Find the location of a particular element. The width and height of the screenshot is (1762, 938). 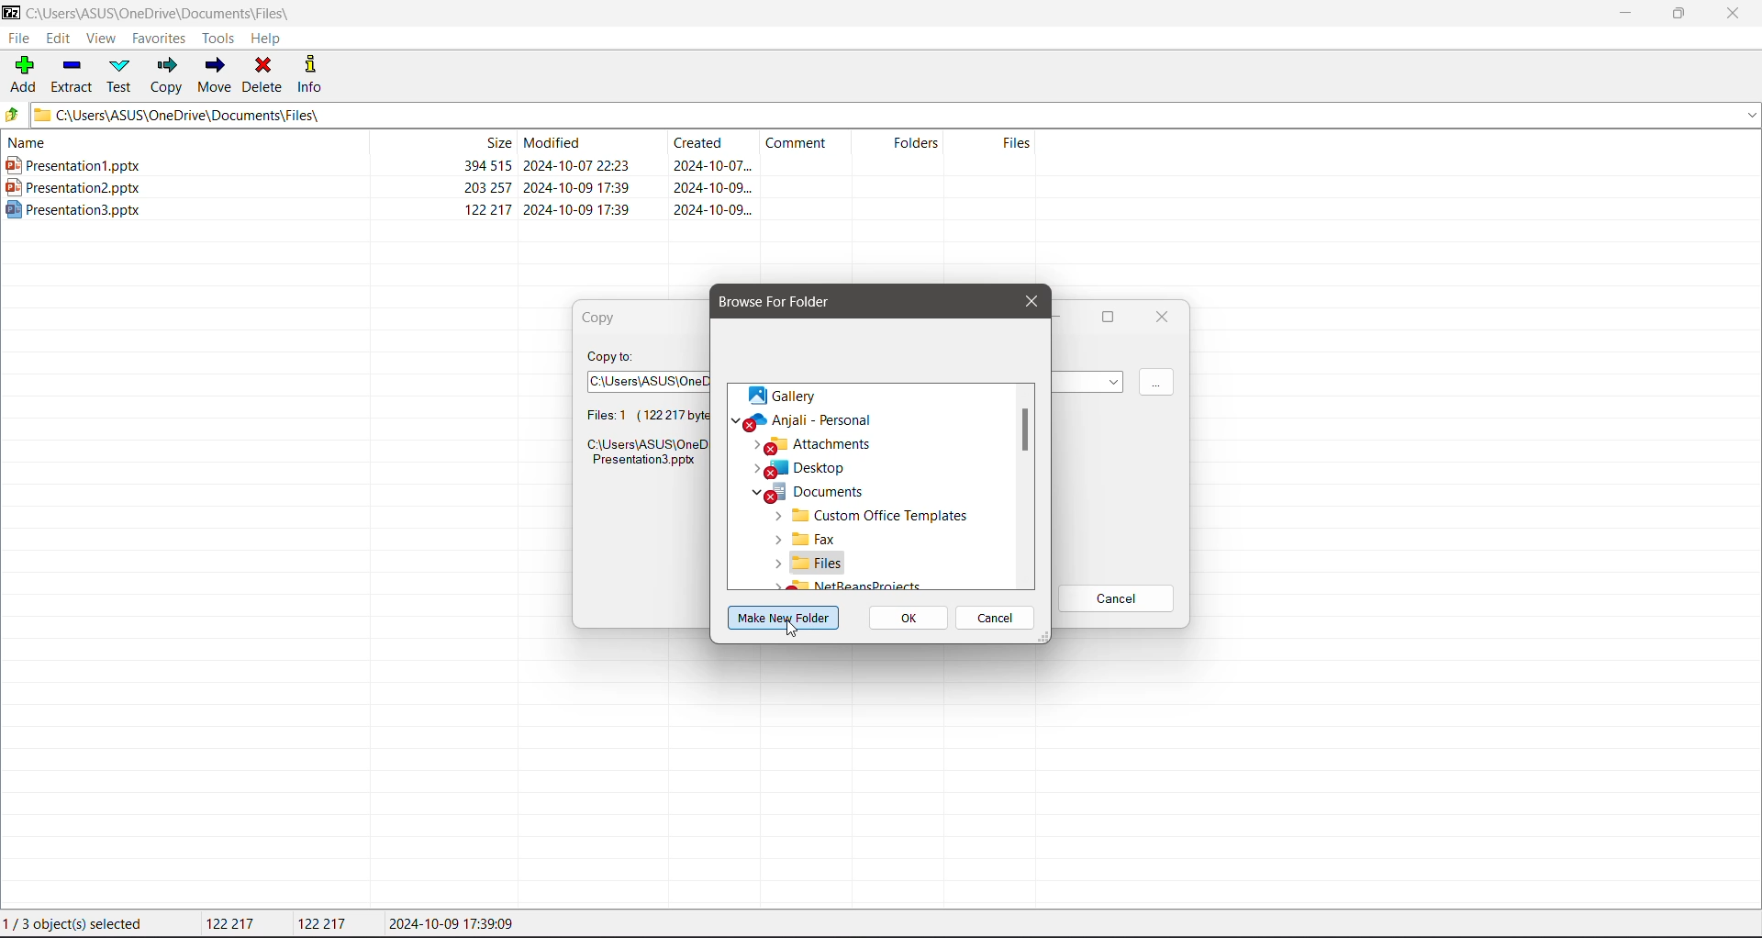

Close is located at coordinates (1738, 14).